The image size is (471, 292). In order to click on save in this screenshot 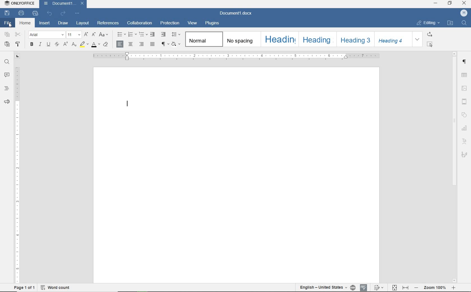, I will do `click(7, 13)`.